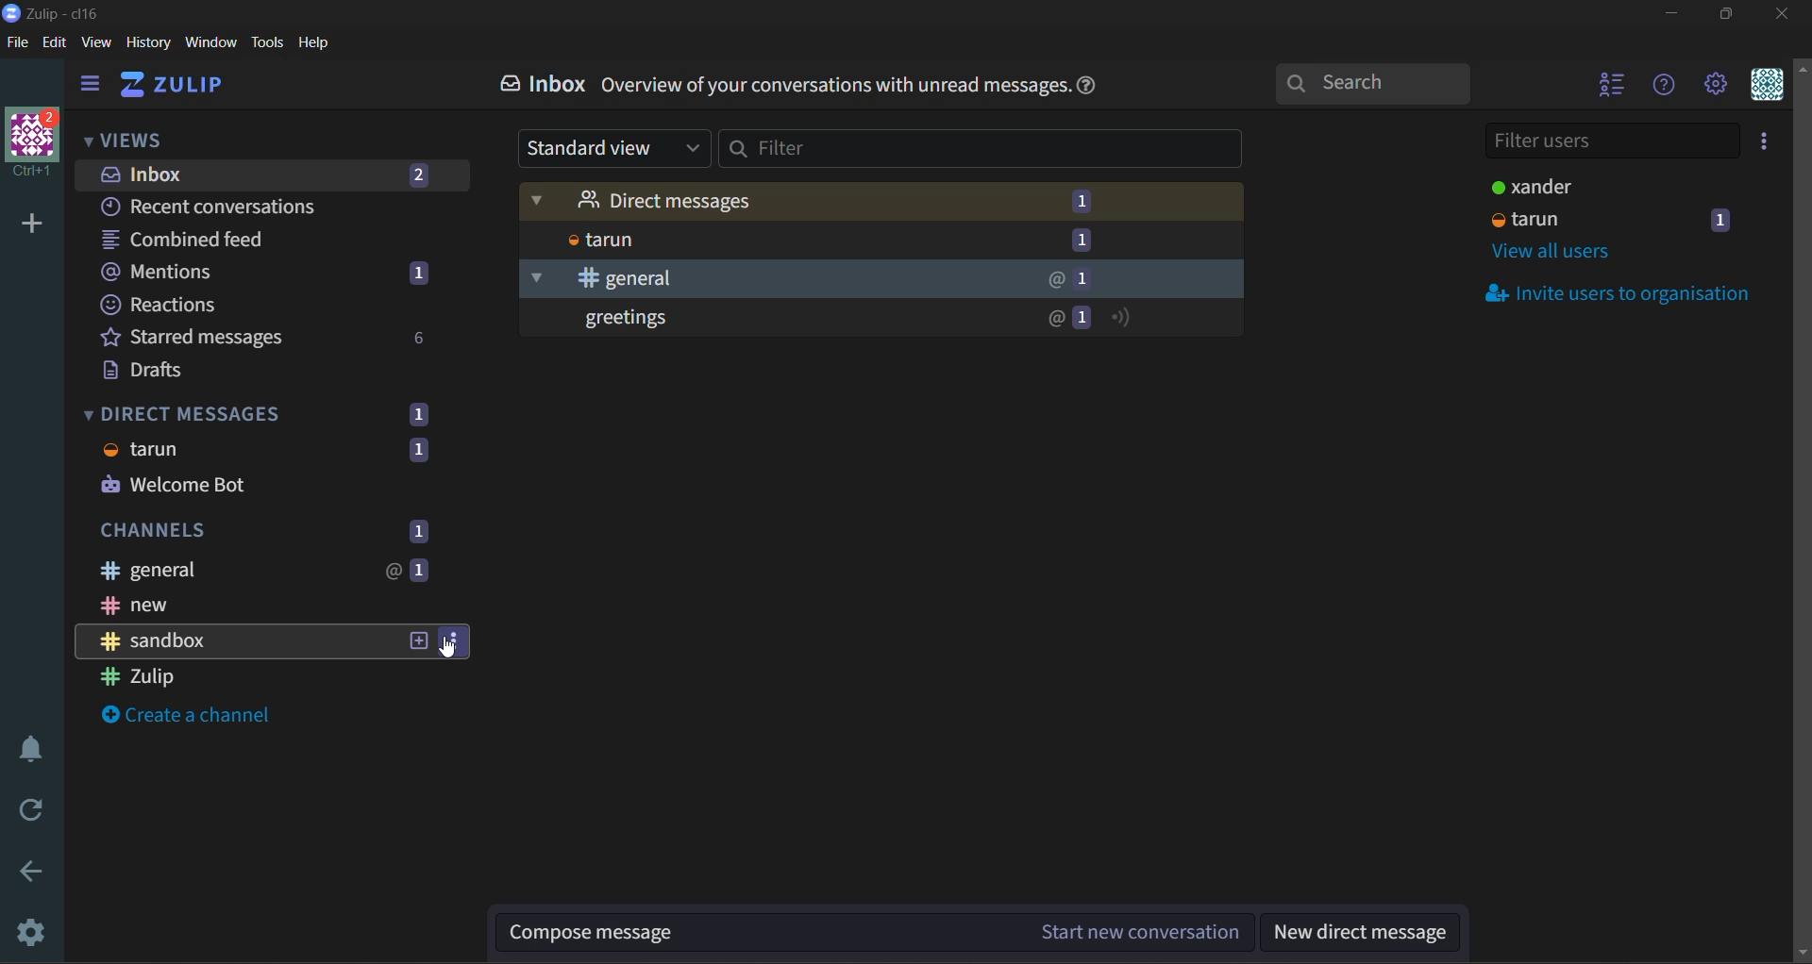  Describe the element at coordinates (1674, 14) in the screenshot. I see `minimize` at that location.